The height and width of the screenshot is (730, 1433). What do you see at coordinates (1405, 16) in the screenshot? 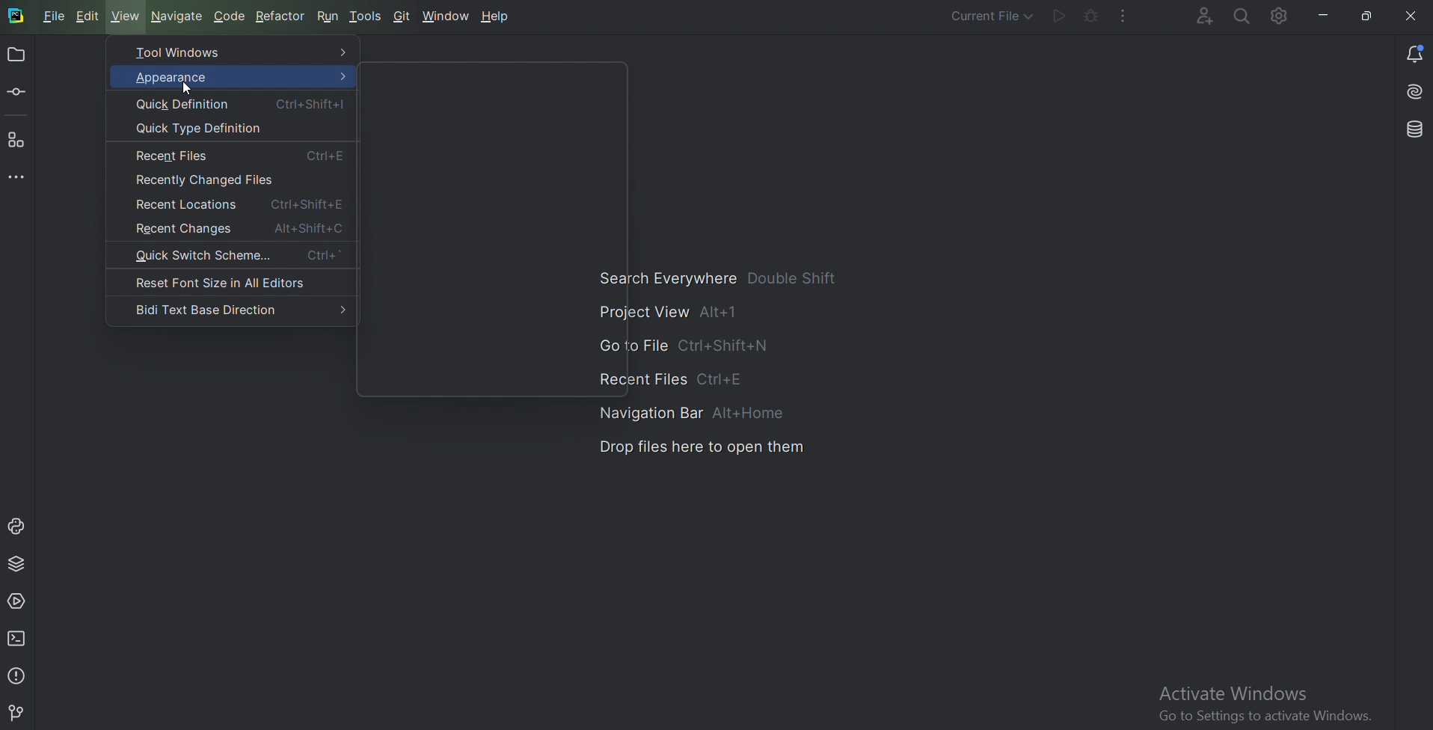
I see `Cross` at bounding box center [1405, 16].